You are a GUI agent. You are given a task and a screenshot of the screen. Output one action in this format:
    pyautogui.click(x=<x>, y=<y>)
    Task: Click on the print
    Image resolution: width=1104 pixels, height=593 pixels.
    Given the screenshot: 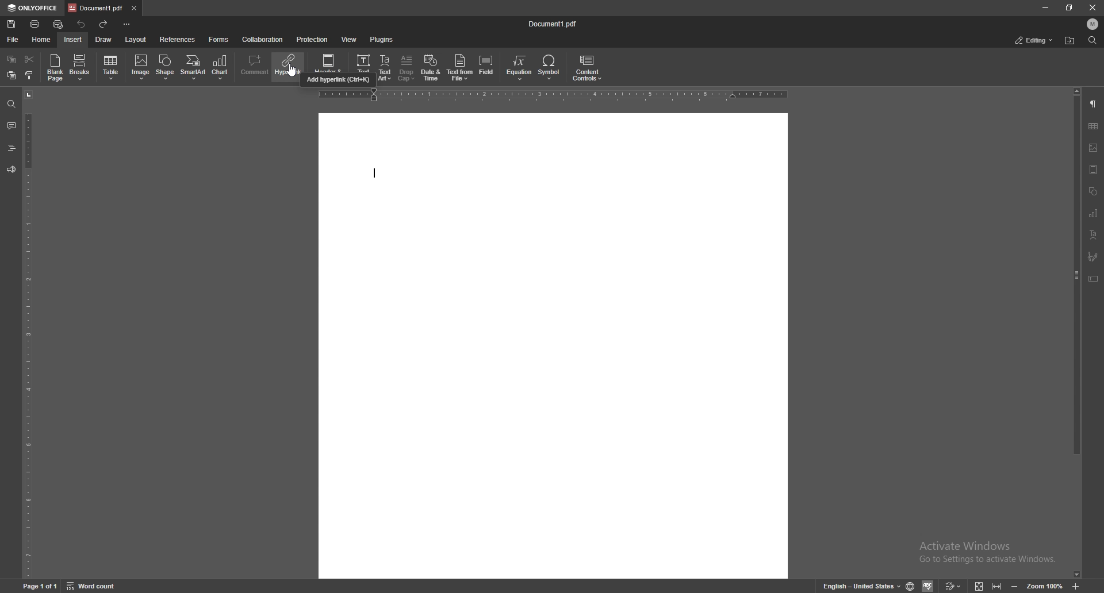 What is the action you would take?
    pyautogui.click(x=36, y=24)
    